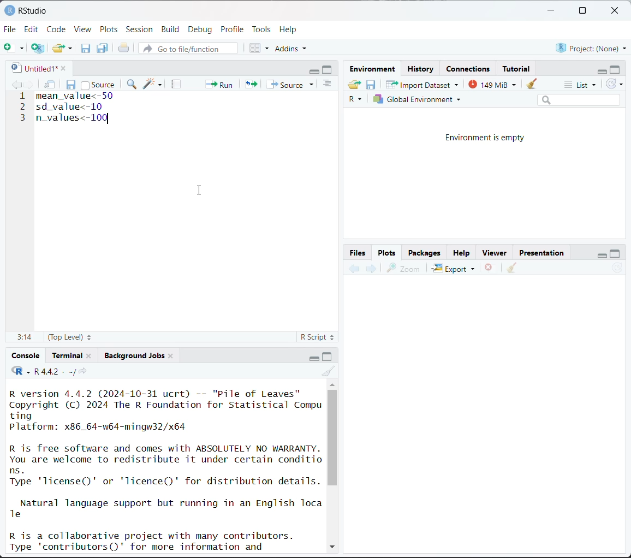 The height and width of the screenshot is (558, 631). What do you see at coordinates (51, 85) in the screenshot?
I see `show in new window` at bounding box center [51, 85].